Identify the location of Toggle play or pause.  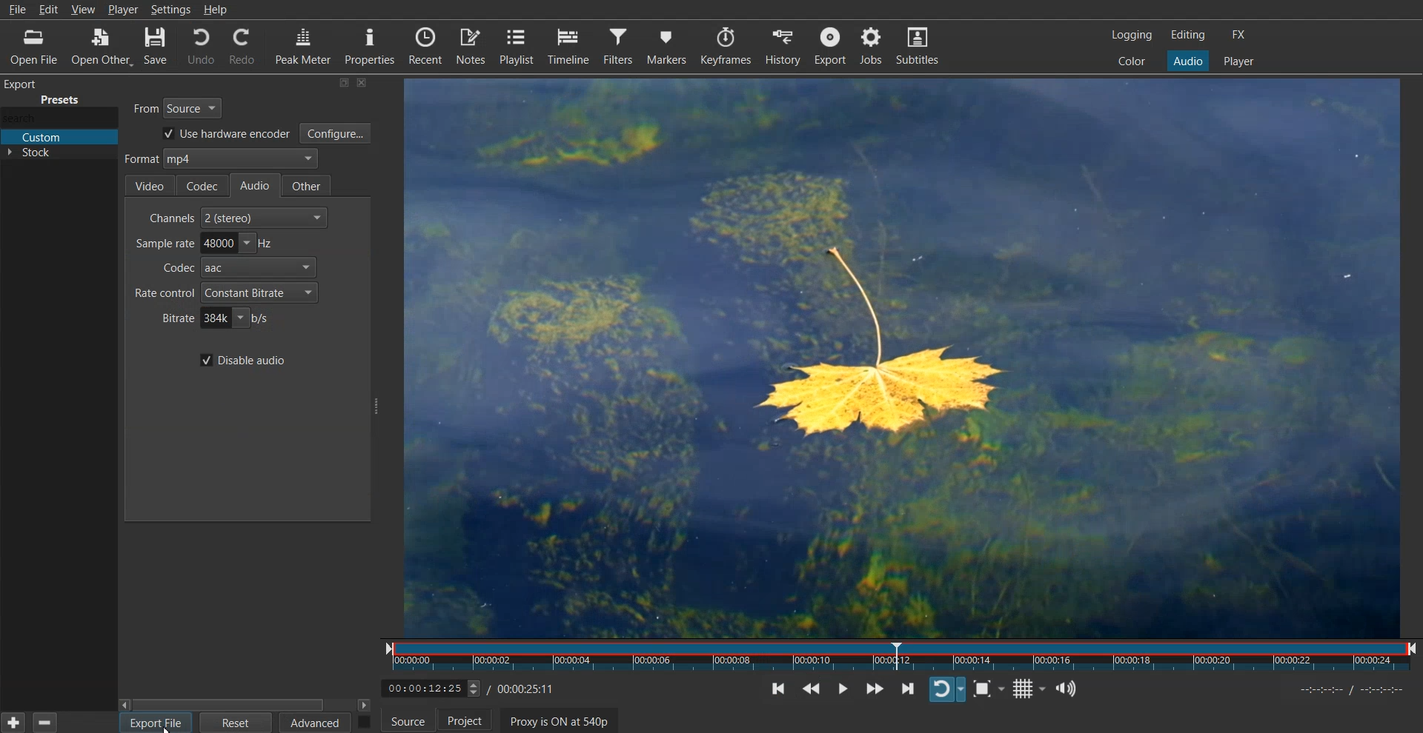
(847, 689).